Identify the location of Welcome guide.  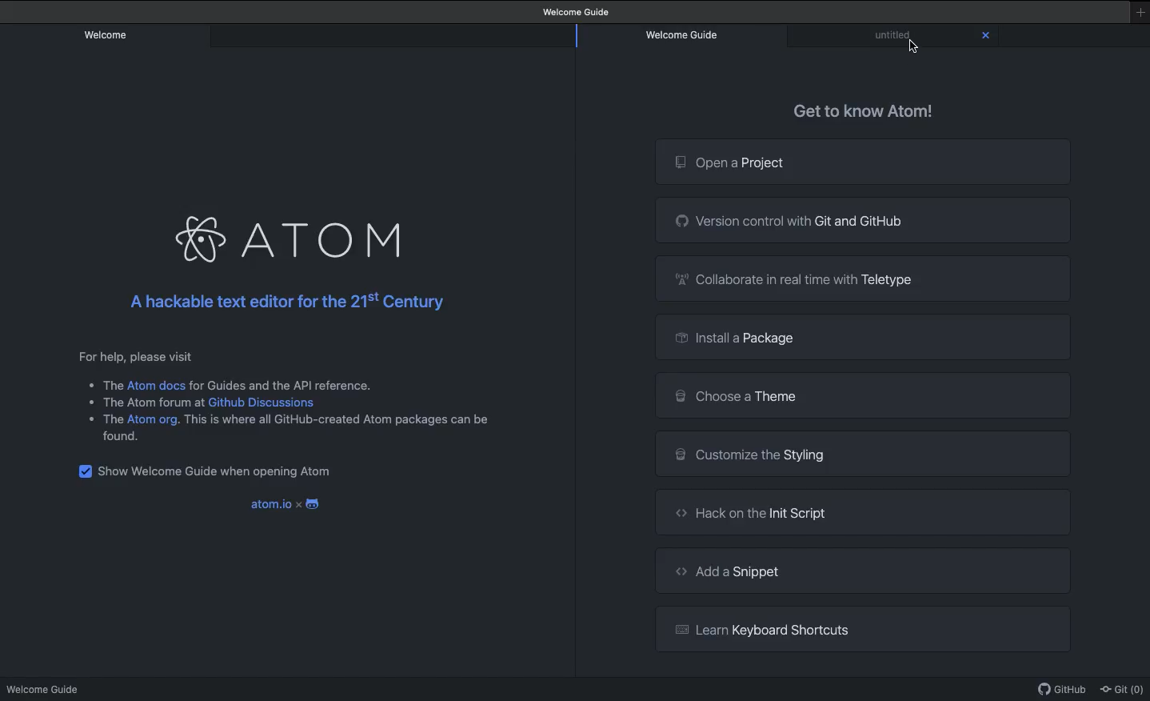
(46, 689).